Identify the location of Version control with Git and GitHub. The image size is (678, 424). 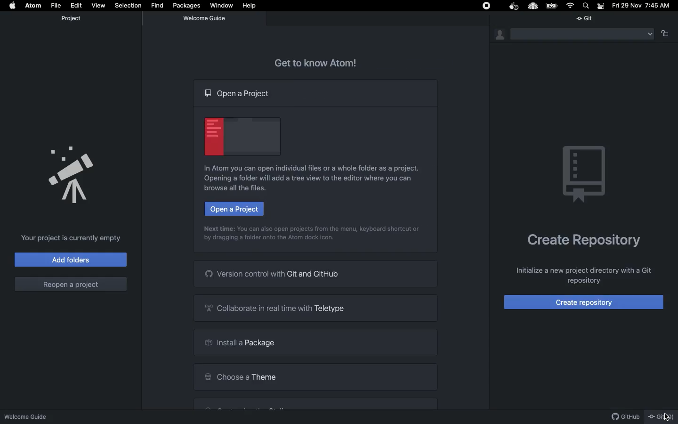
(315, 274).